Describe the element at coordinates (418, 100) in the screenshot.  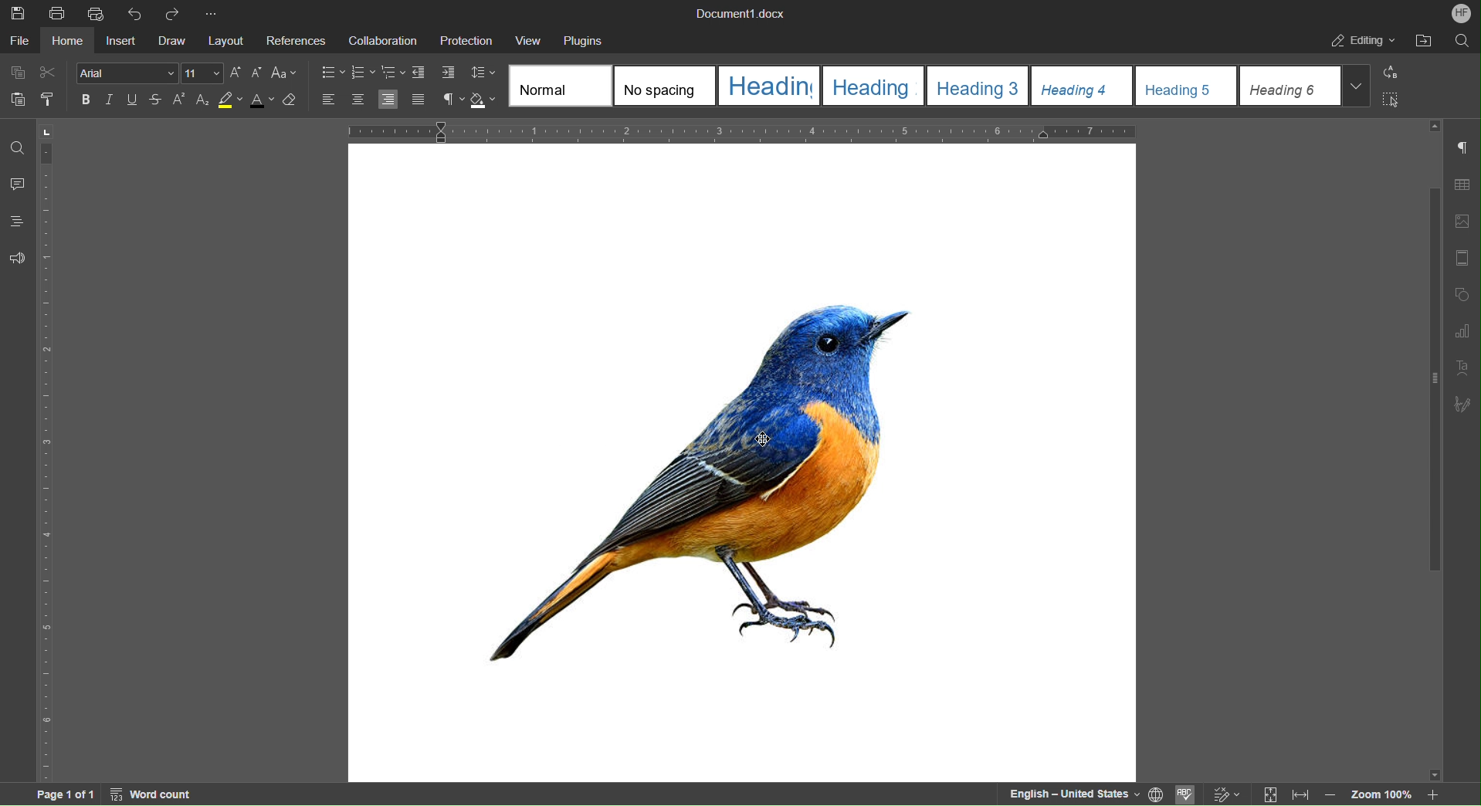
I see `Justify` at that location.